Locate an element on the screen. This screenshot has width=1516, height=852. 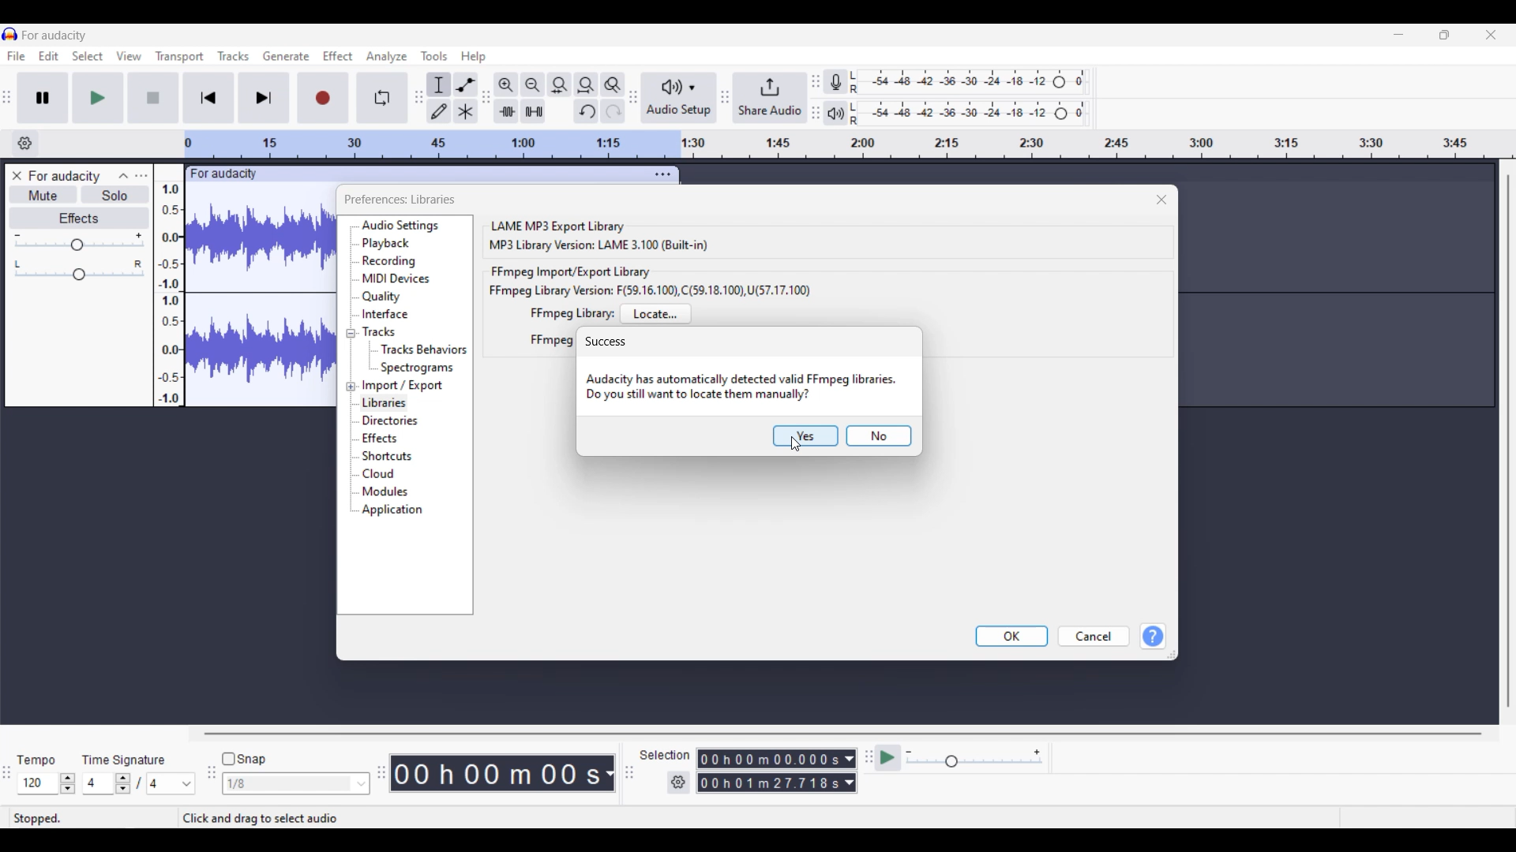
File menu is located at coordinates (16, 56).